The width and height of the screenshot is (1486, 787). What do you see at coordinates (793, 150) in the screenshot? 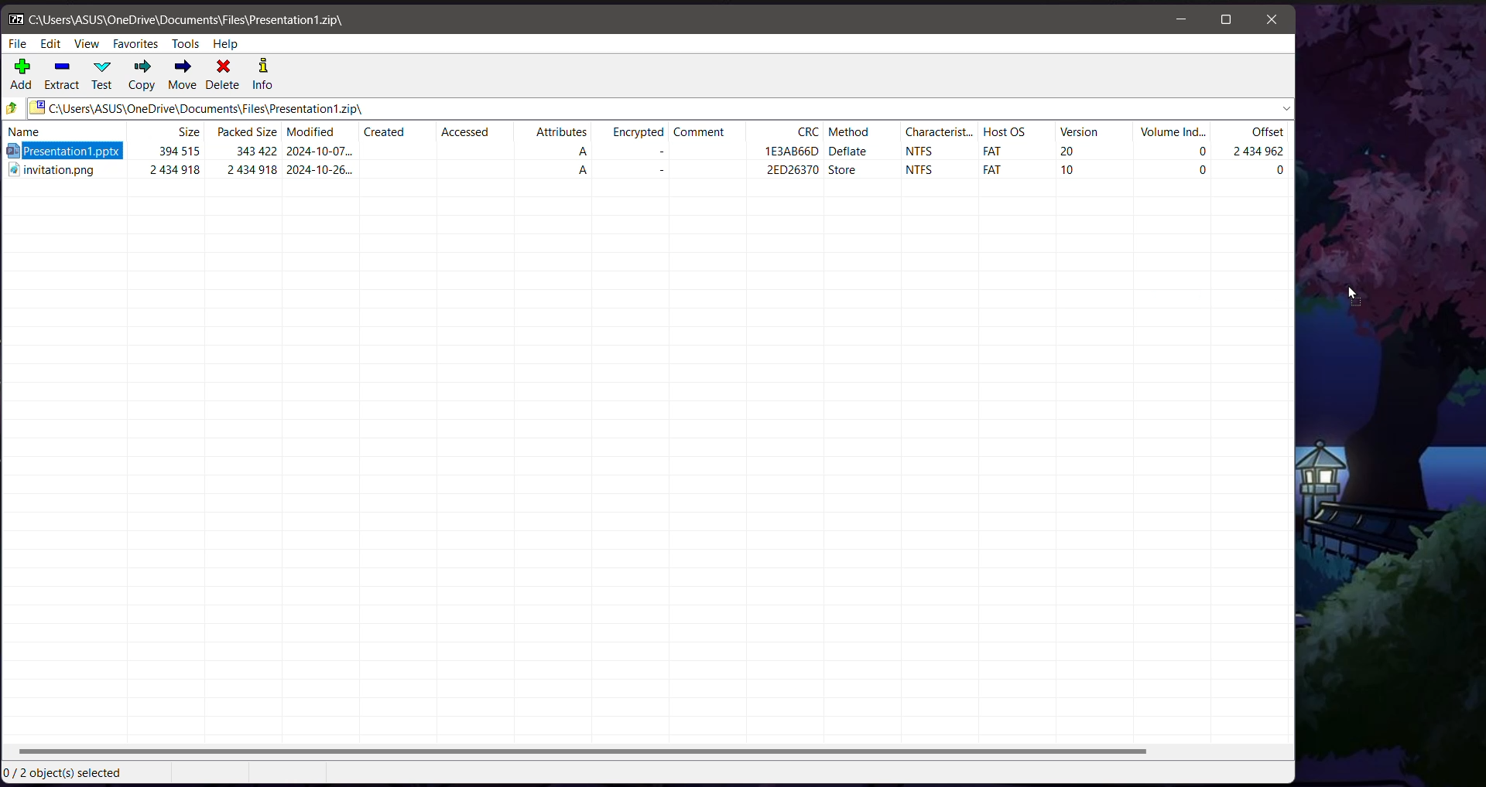
I see `1E3AB66d` at bounding box center [793, 150].